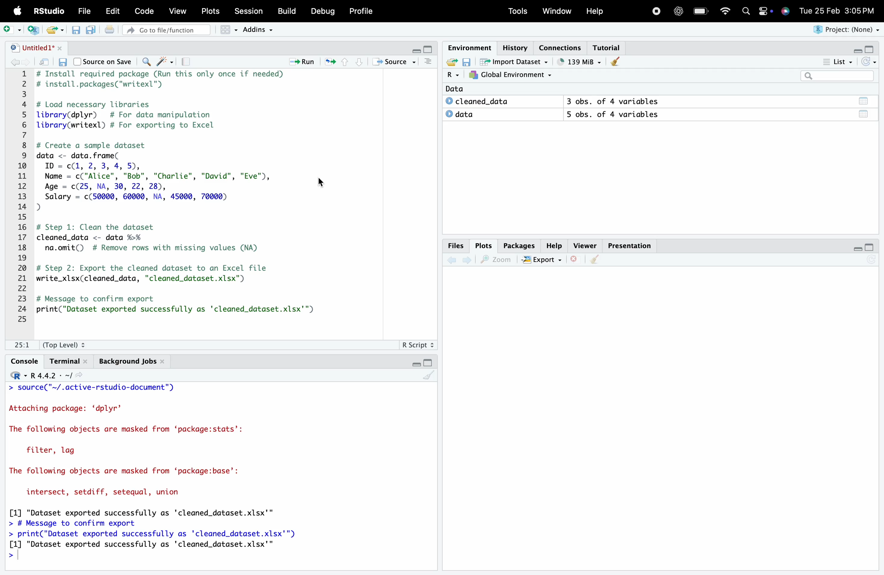 The height and width of the screenshot is (575, 884). I want to click on Apple logo, so click(16, 11).